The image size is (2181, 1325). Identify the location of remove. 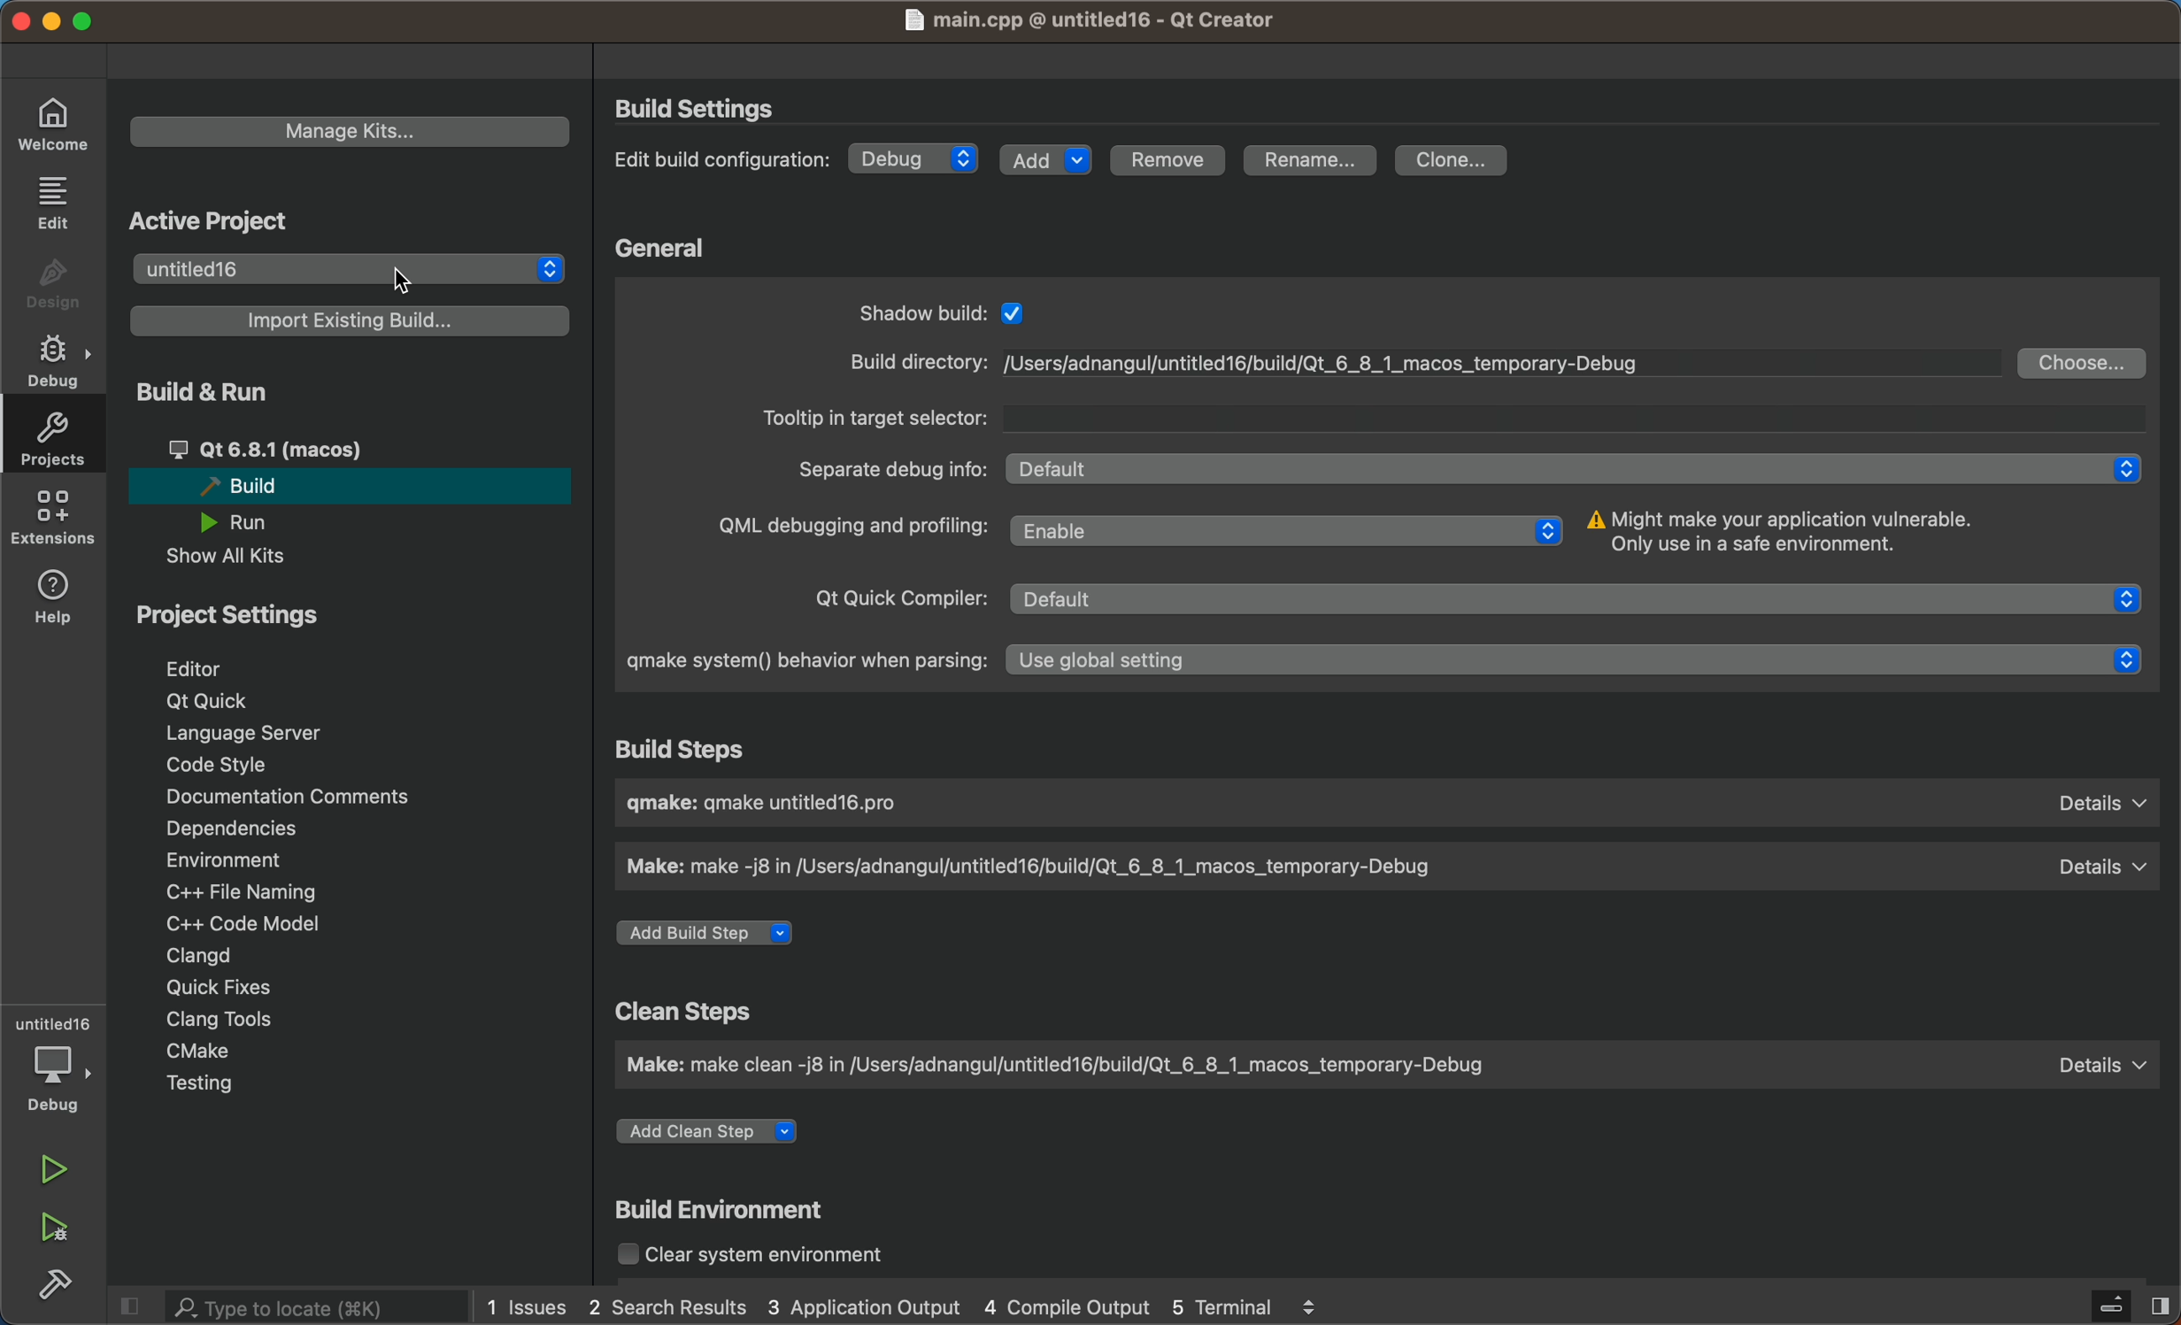
(1170, 158).